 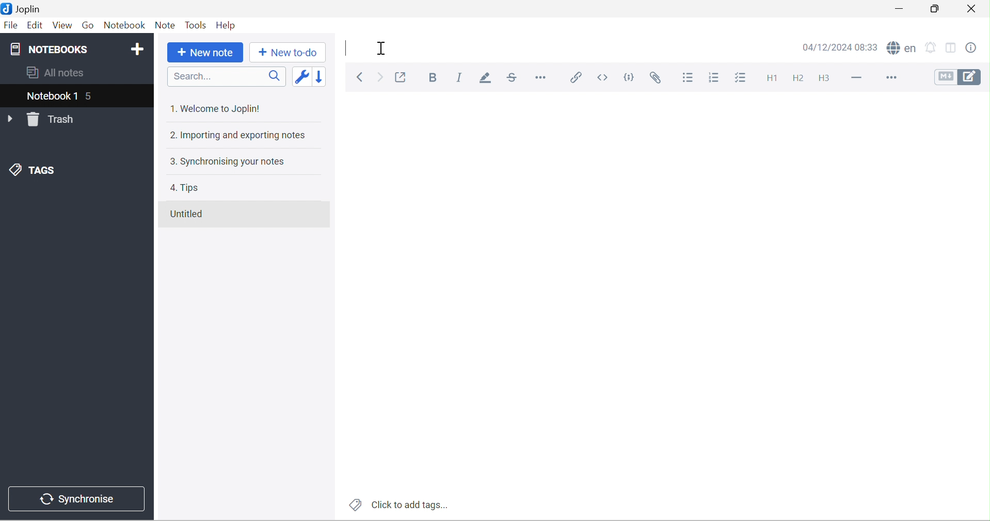 What do you see at coordinates (658, 78) in the screenshot?
I see `Attach file` at bounding box center [658, 78].